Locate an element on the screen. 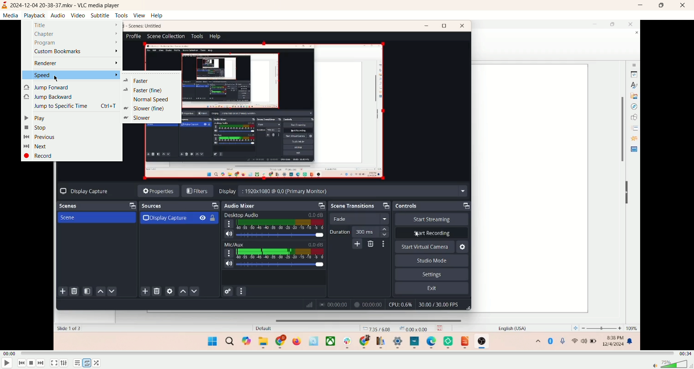 Image resolution: width=694 pixels, height=369 pixels. next is located at coordinates (36, 147).